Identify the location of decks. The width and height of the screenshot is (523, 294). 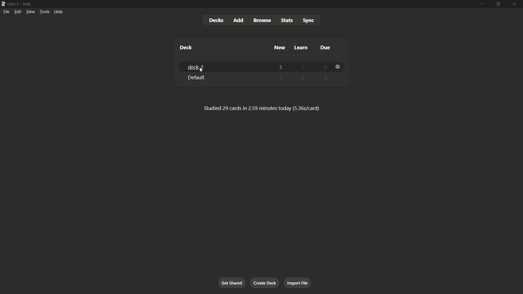
(216, 20).